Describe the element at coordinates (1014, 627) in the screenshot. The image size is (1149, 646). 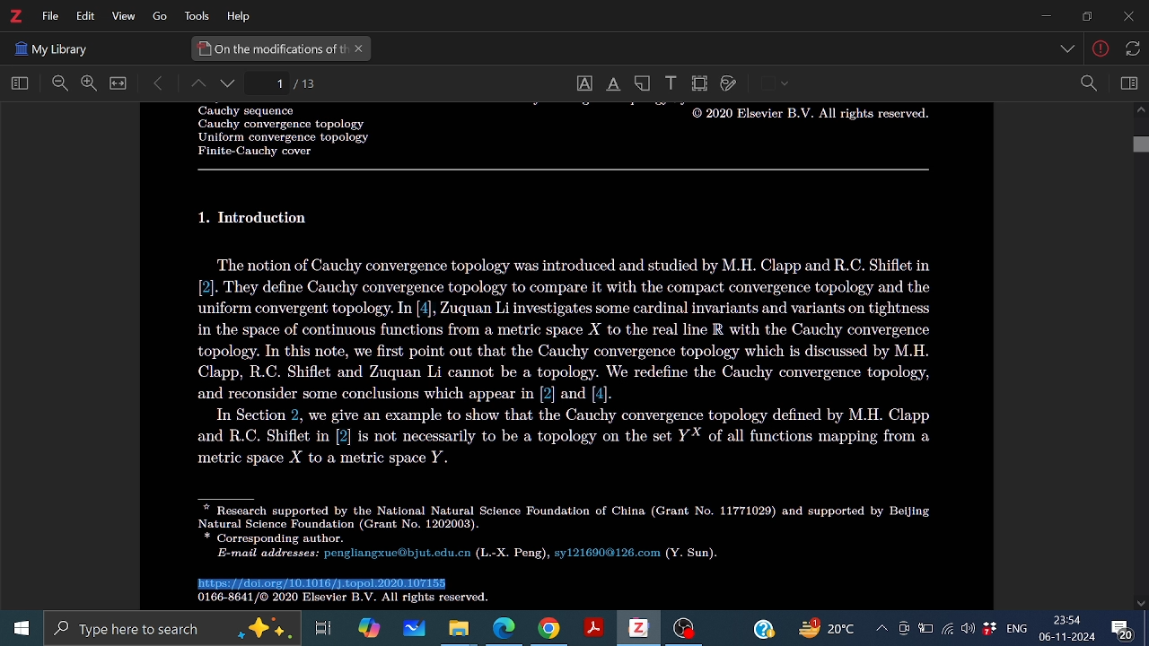
I see `language` at that location.